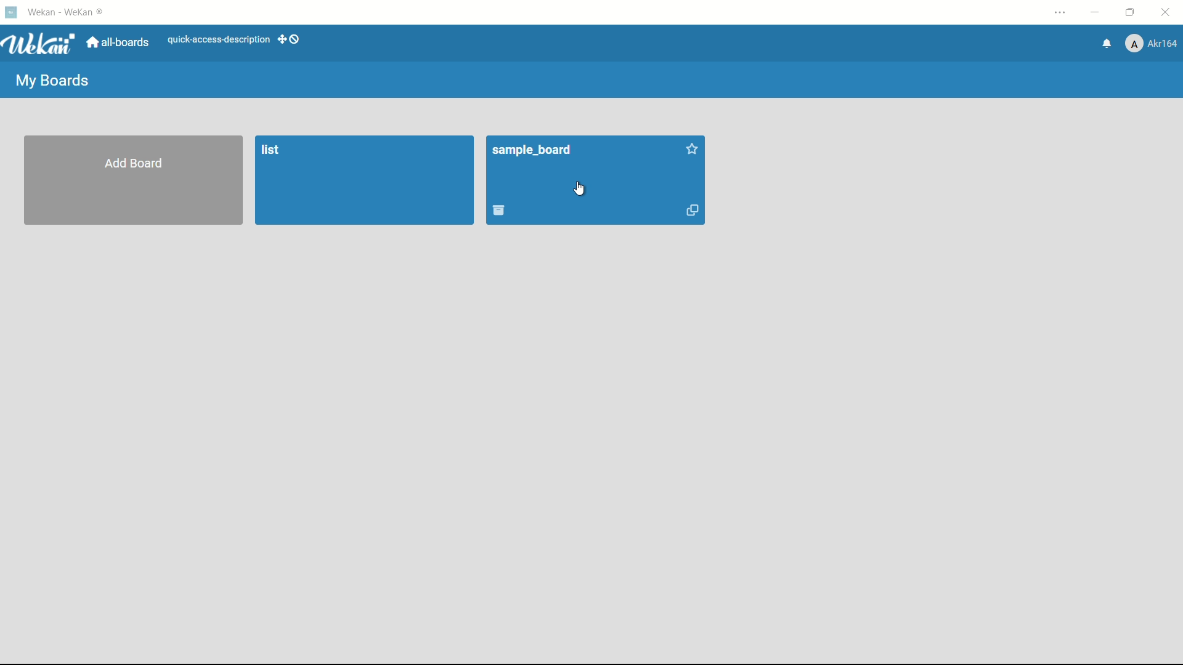  Describe the element at coordinates (498, 211) in the screenshot. I see `archive` at that location.